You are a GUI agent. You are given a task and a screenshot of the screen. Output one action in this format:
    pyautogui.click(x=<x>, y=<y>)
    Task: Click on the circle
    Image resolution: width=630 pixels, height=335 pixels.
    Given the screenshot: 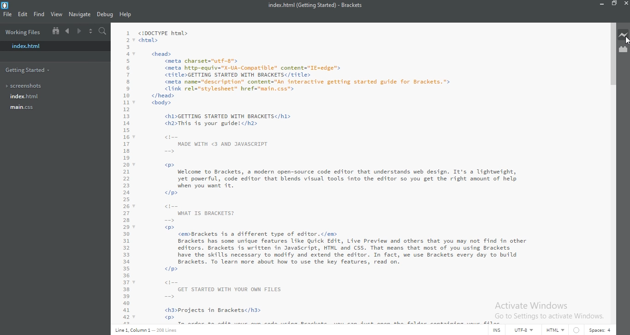 What is the action you would take?
    pyautogui.click(x=577, y=330)
    